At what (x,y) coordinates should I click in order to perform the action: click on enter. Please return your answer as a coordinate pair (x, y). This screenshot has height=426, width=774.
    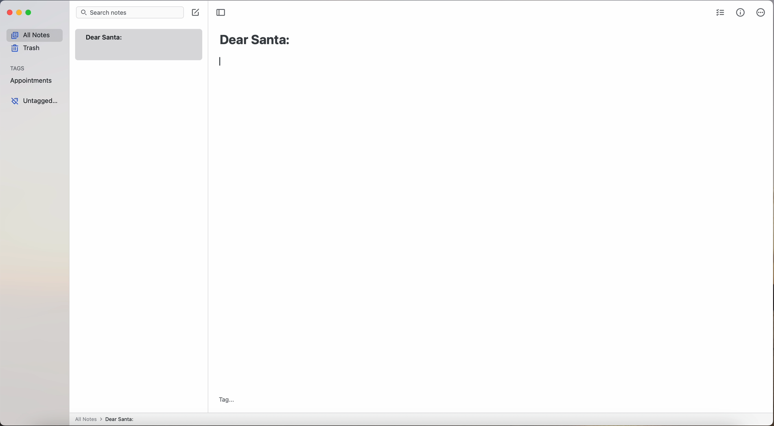
    Looking at the image, I should click on (221, 62).